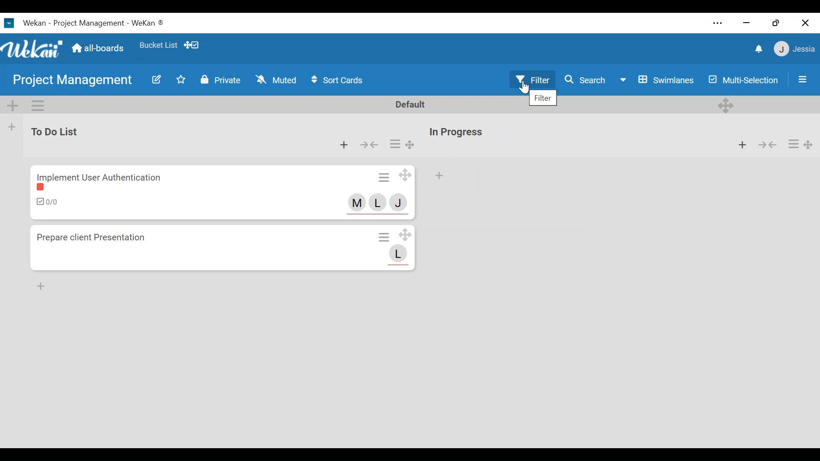 Image resolution: width=820 pixels, height=461 pixels. Describe the element at coordinates (658, 80) in the screenshot. I see `Board View swimlanes` at that location.